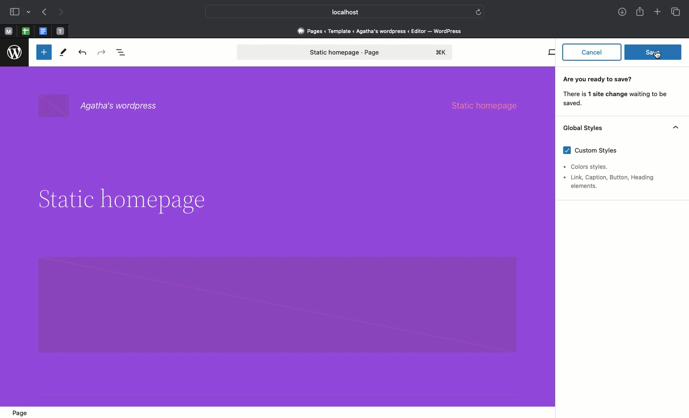 This screenshot has height=418, width=689. Describe the element at coordinates (82, 53) in the screenshot. I see `Undo` at that location.